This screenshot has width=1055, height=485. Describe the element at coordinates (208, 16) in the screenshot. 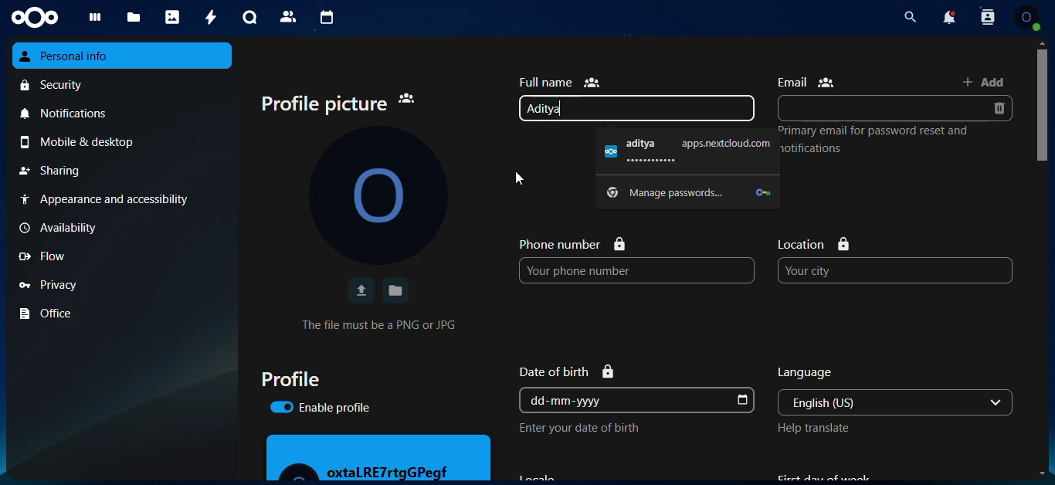

I see `activity` at that location.